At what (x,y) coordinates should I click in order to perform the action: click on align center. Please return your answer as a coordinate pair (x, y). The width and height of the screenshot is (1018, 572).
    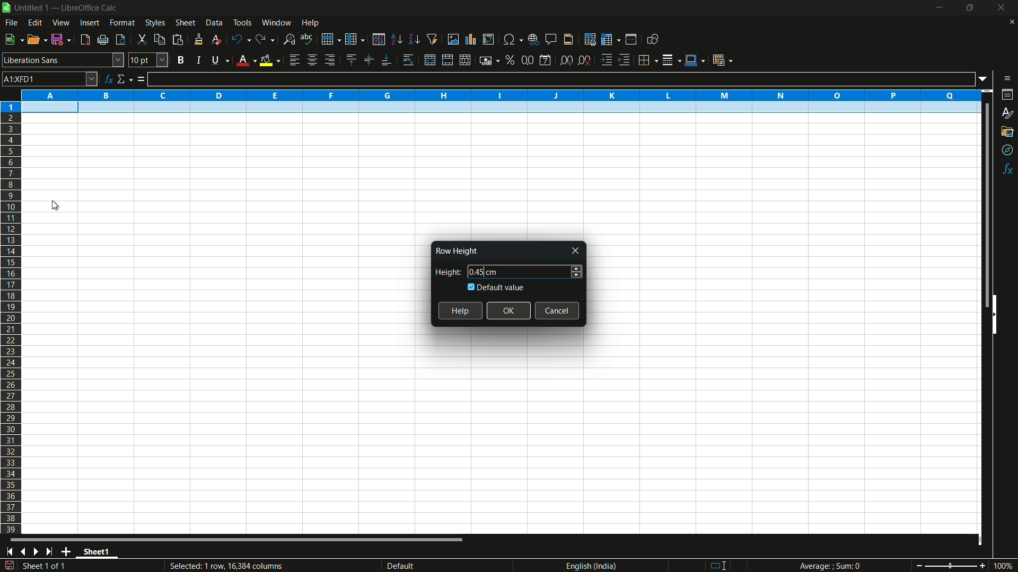
    Looking at the image, I should click on (312, 60).